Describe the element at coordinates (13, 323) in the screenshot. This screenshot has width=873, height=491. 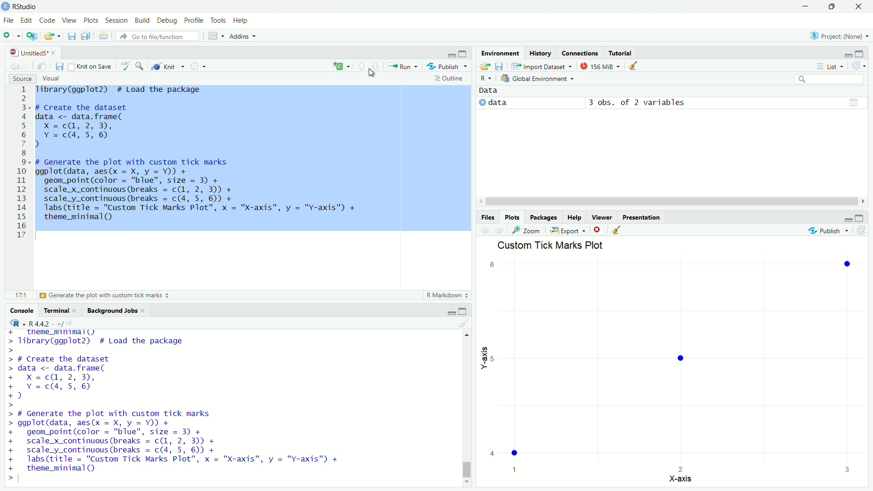
I see `select language` at that location.